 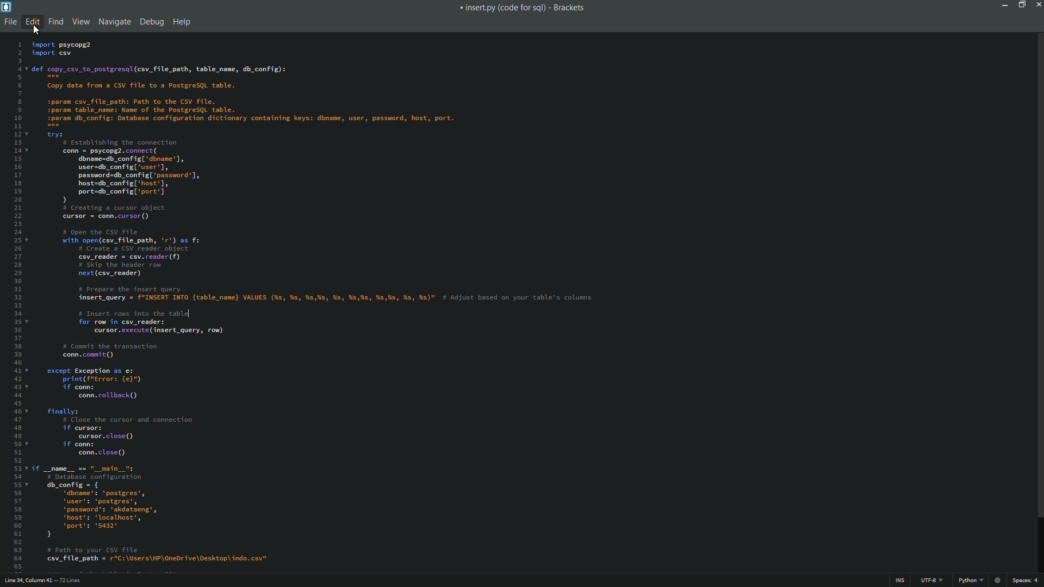 I want to click on find menu, so click(x=56, y=21).